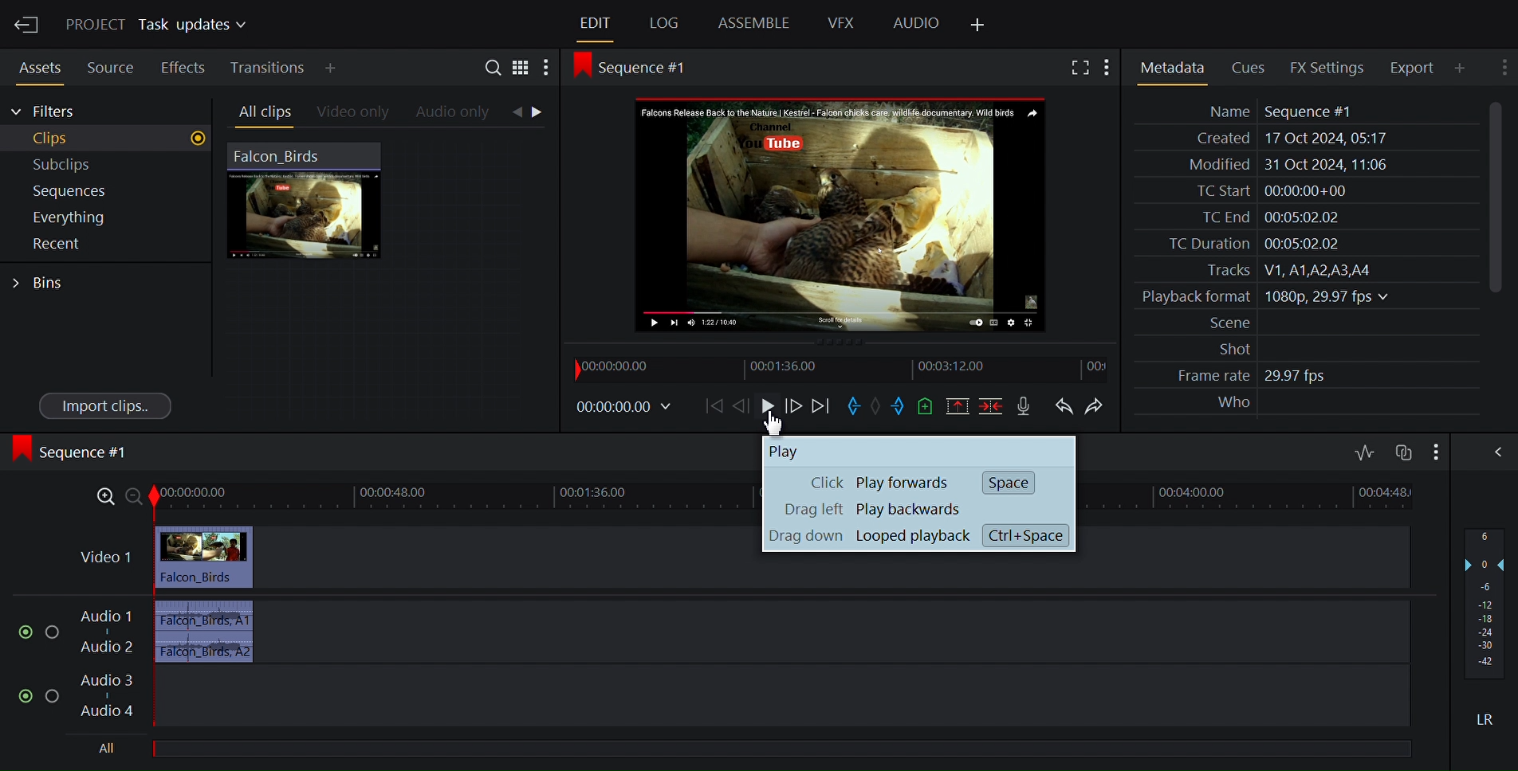 This screenshot has width=1518, height=771. What do you see at coordinates (899, 407) in the screenshot?
I see `Mark out` at bounding box center [899, 407].